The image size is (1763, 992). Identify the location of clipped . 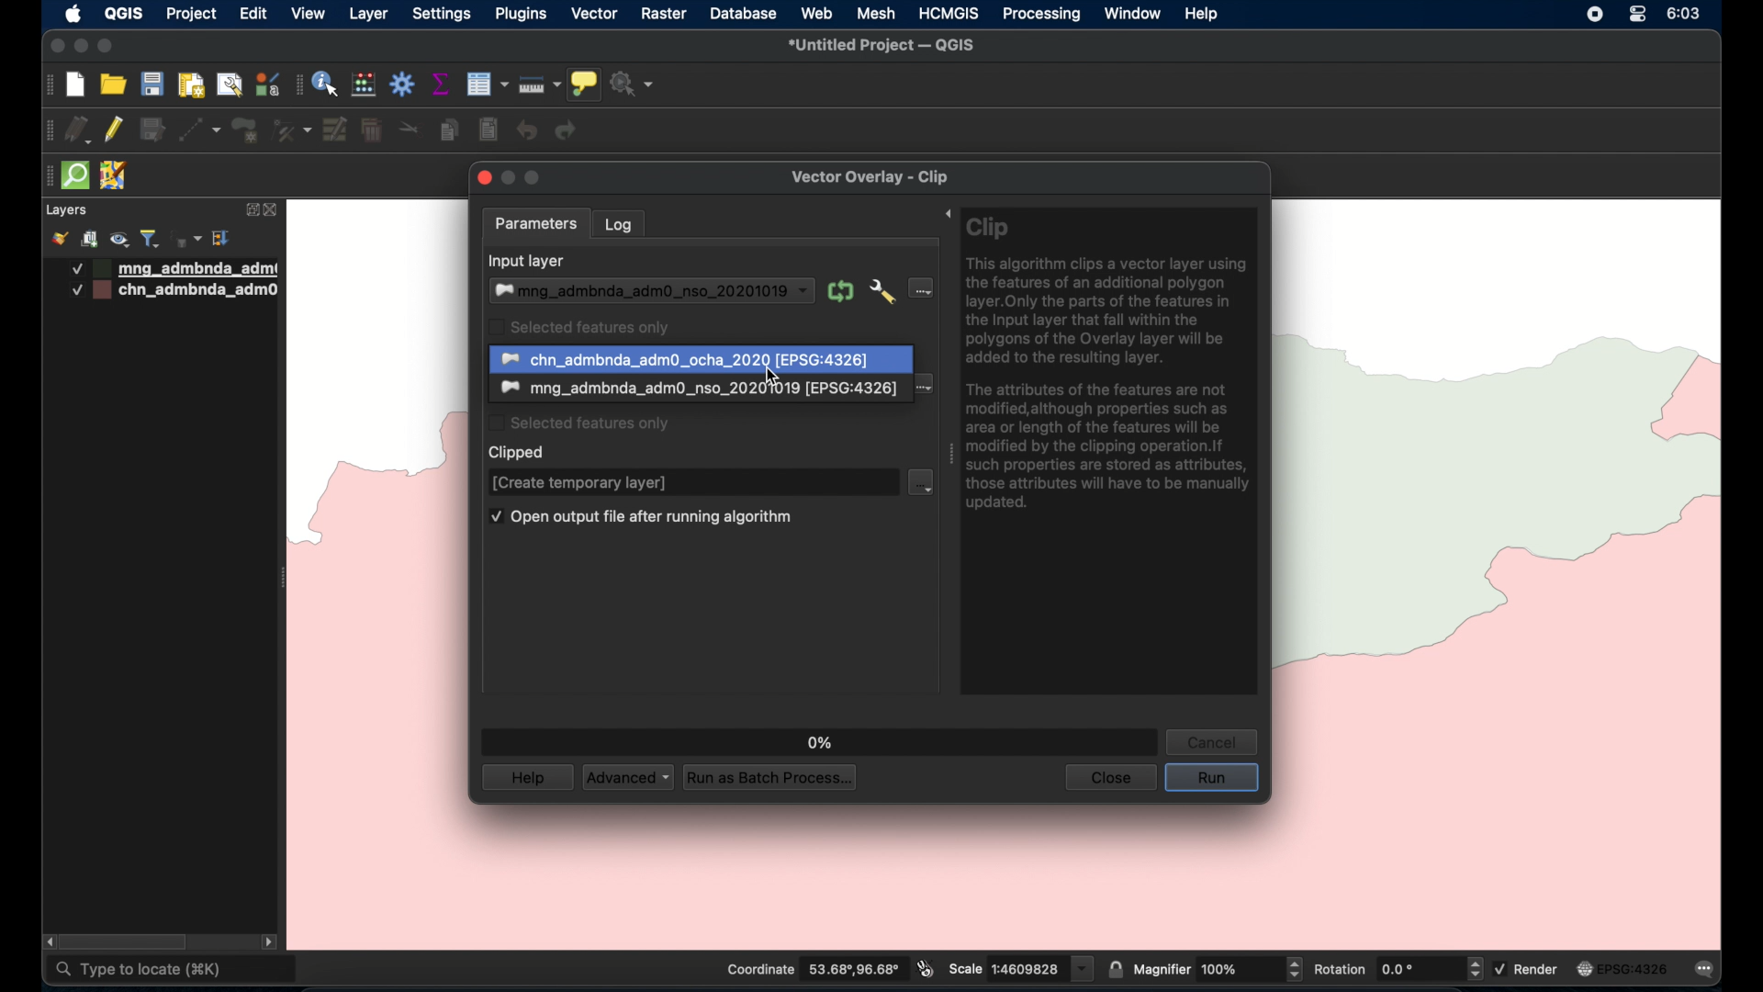
(518, 453).